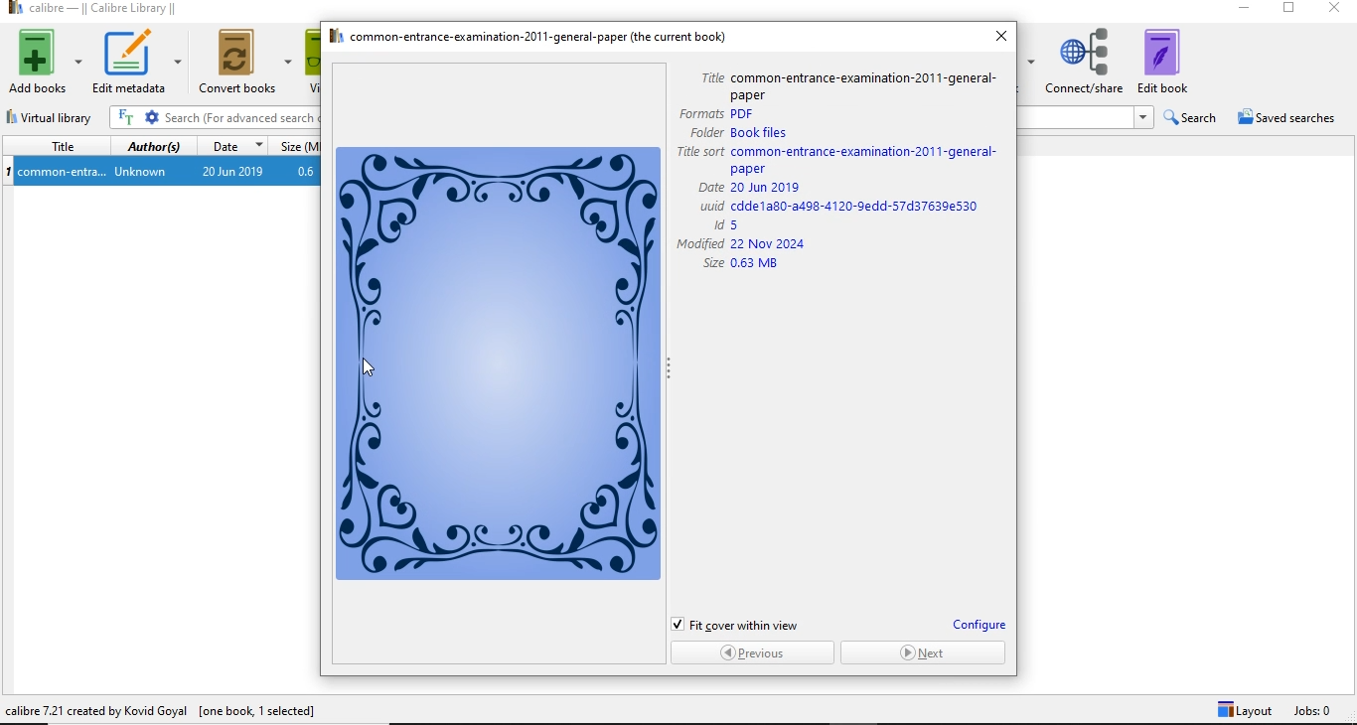 This screenshot has width=1357, height=725. What do you see at coordinates (58, 146) in the screenshot?
I see `title` at bounding box center [58, 146].